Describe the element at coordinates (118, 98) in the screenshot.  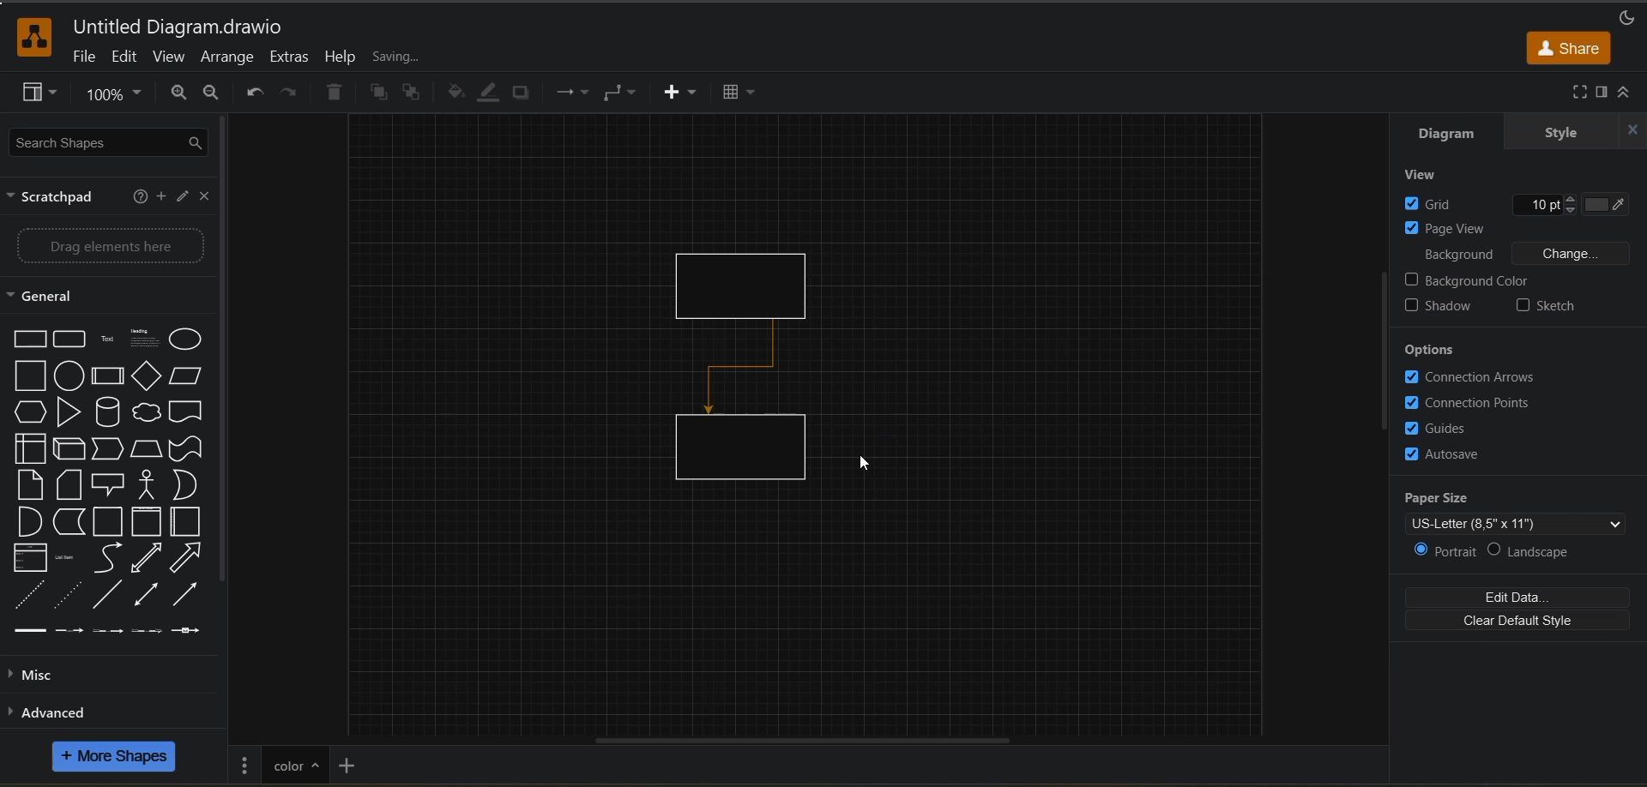
I see `zoom` at that location.